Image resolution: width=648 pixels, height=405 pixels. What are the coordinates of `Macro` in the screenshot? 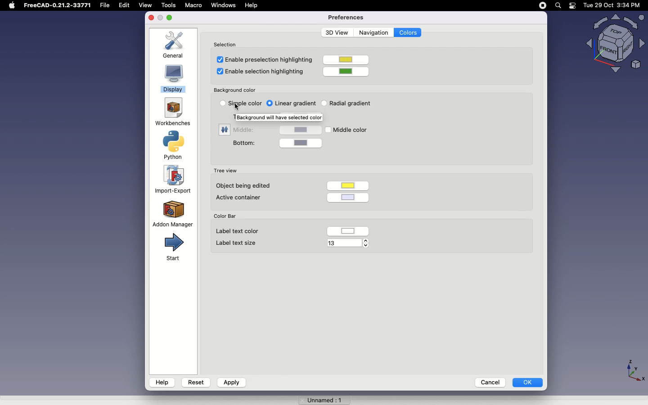 It's located at (193, 5).